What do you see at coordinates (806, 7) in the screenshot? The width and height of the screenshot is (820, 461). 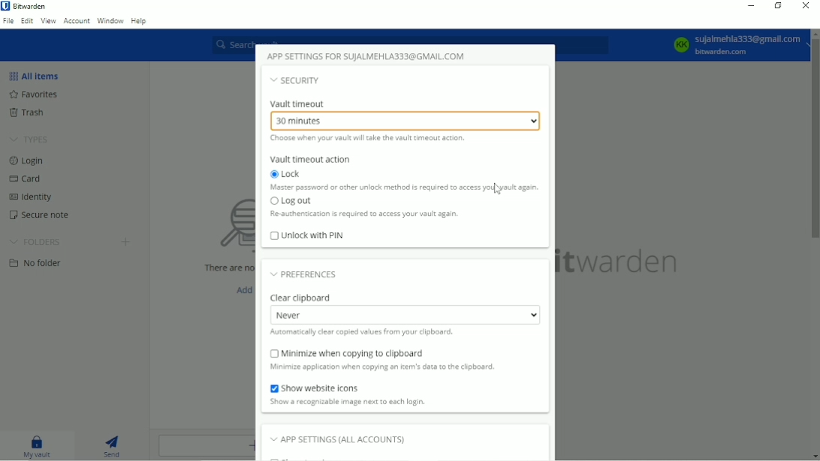 I see `Close` at bounding box center [806, 7].